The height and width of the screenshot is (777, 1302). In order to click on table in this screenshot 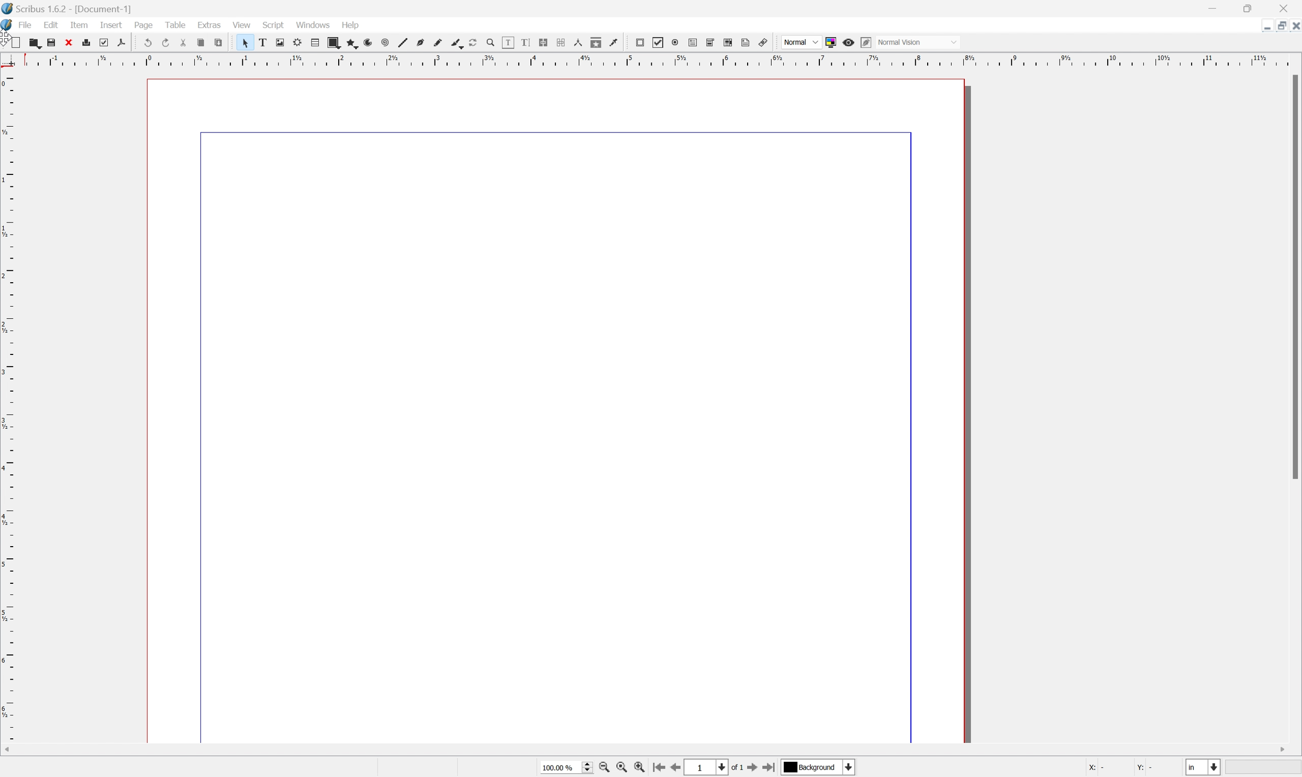, I will do `click(175, 25)`.